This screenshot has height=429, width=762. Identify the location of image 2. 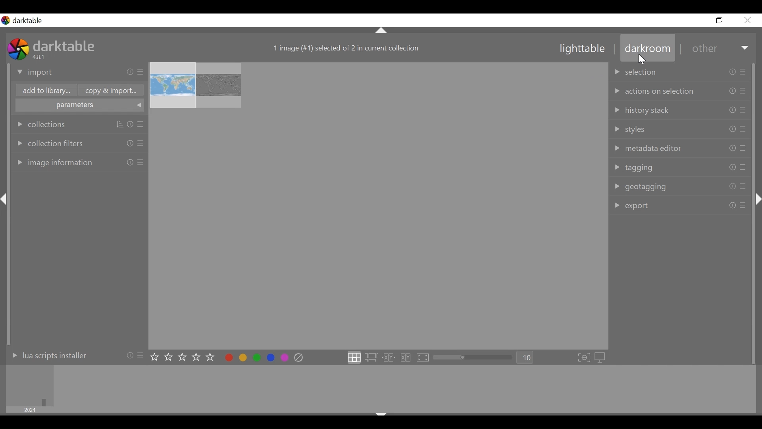
(218, 85).